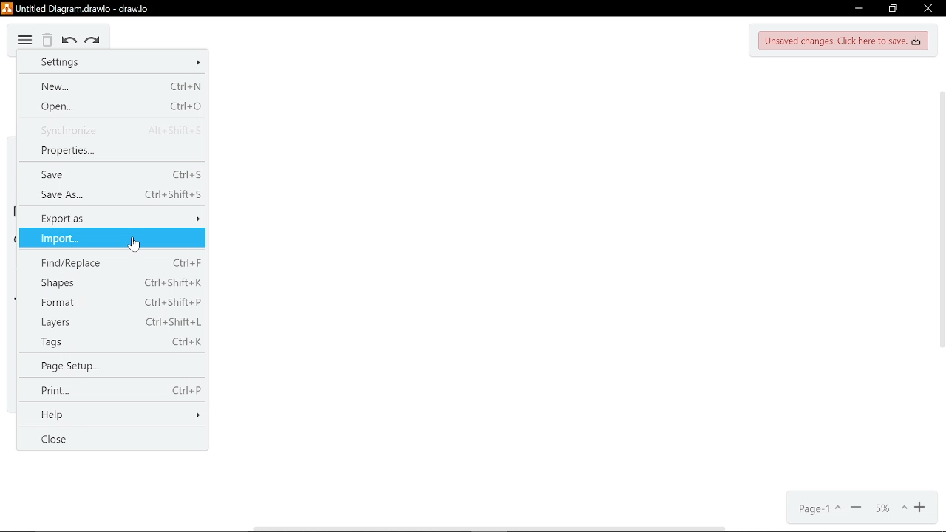 Image resolution: width=946 pixels, height=532 pixels. I want to click on Minimize, so click(862, 9).